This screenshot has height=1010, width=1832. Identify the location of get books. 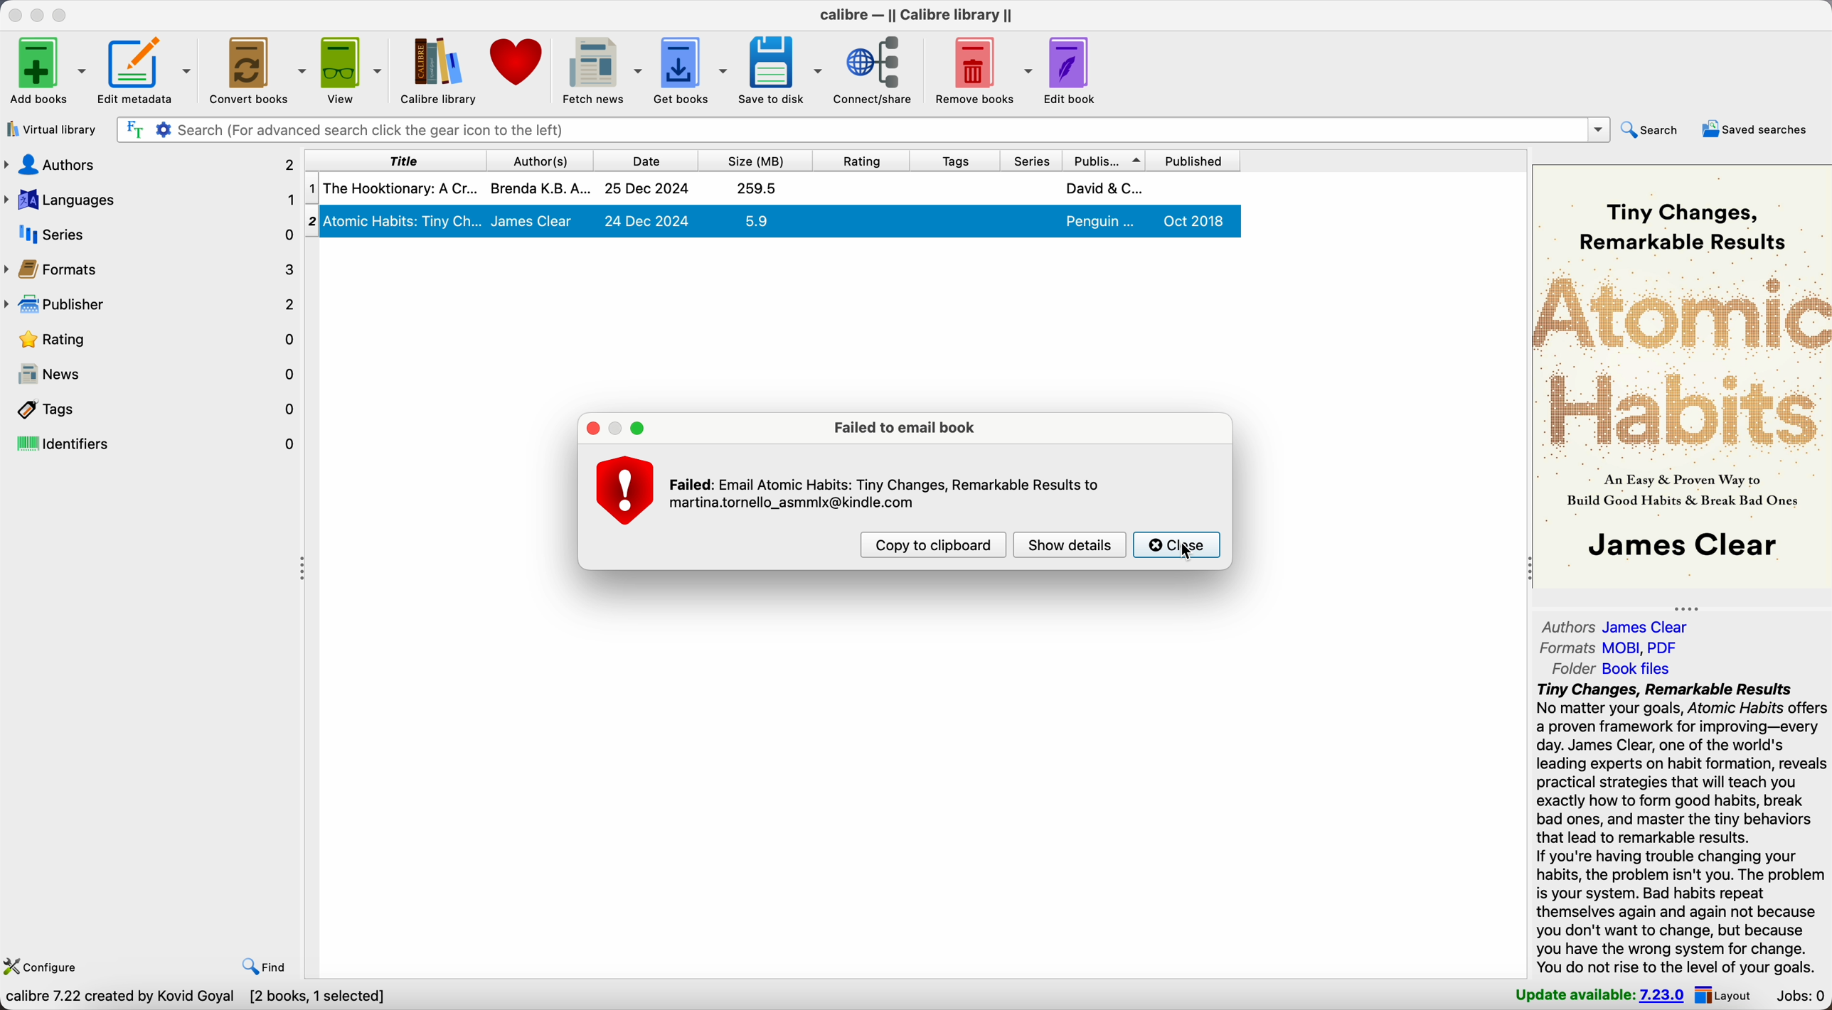
(693, 70).